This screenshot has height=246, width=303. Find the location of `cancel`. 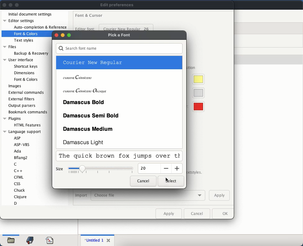

cancel is located at coordinates (198, 214).